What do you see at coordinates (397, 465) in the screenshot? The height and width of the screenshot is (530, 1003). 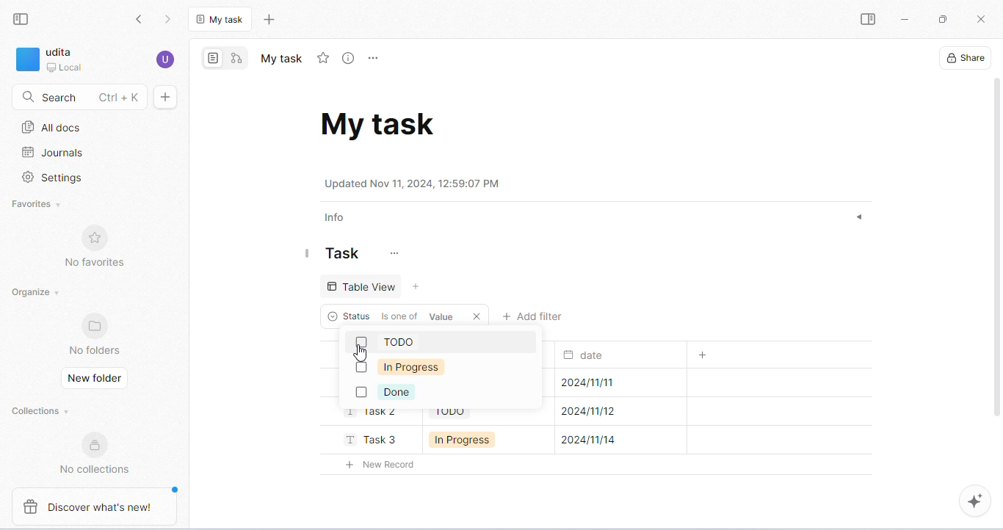 I see `new record` at bounding box center [397, 465].